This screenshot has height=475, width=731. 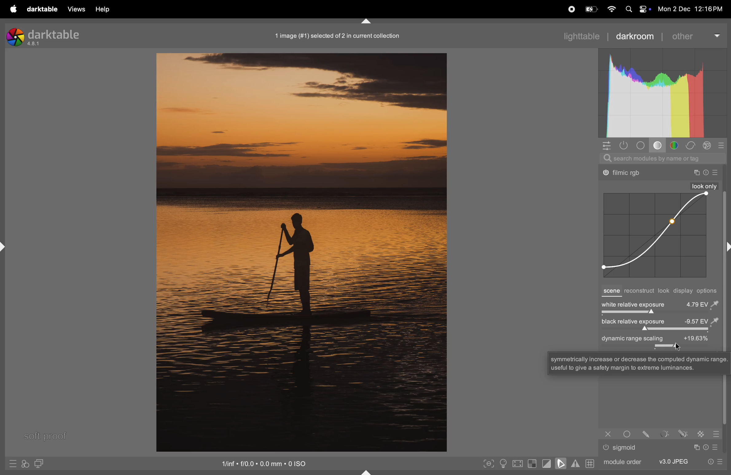 I want to click on base, so click(x=659, y=146).